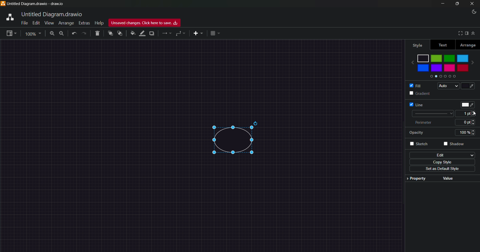 This screenshot has width=480, height=252. I want to click on arrange, so click(468, 44).